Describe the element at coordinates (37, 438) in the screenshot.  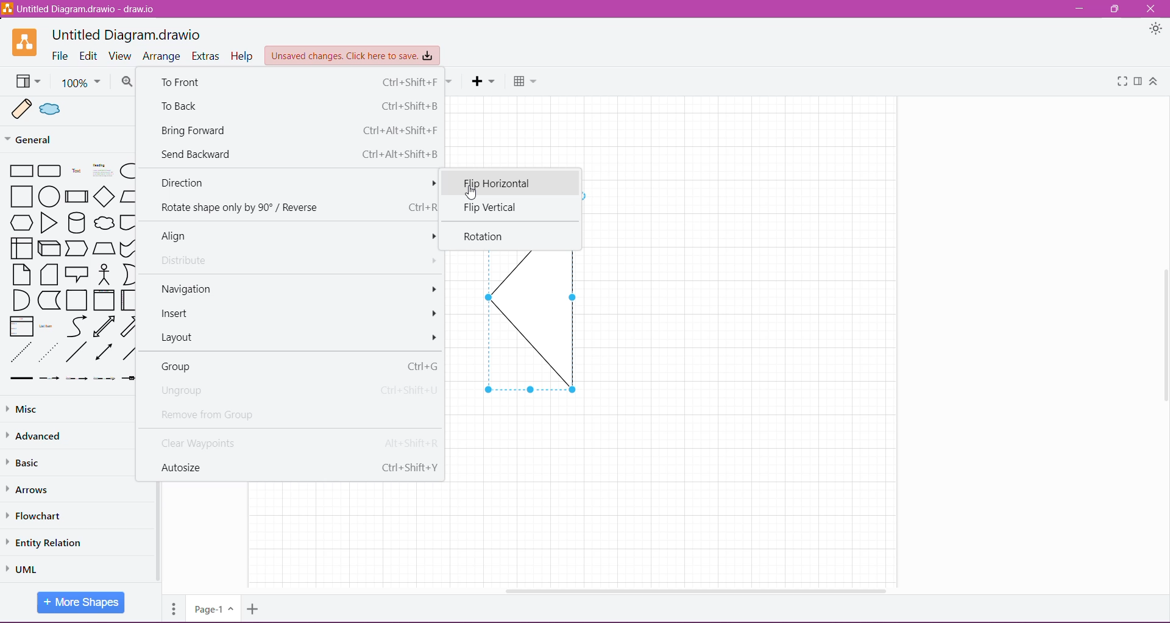
I see `Advanced` at that location.